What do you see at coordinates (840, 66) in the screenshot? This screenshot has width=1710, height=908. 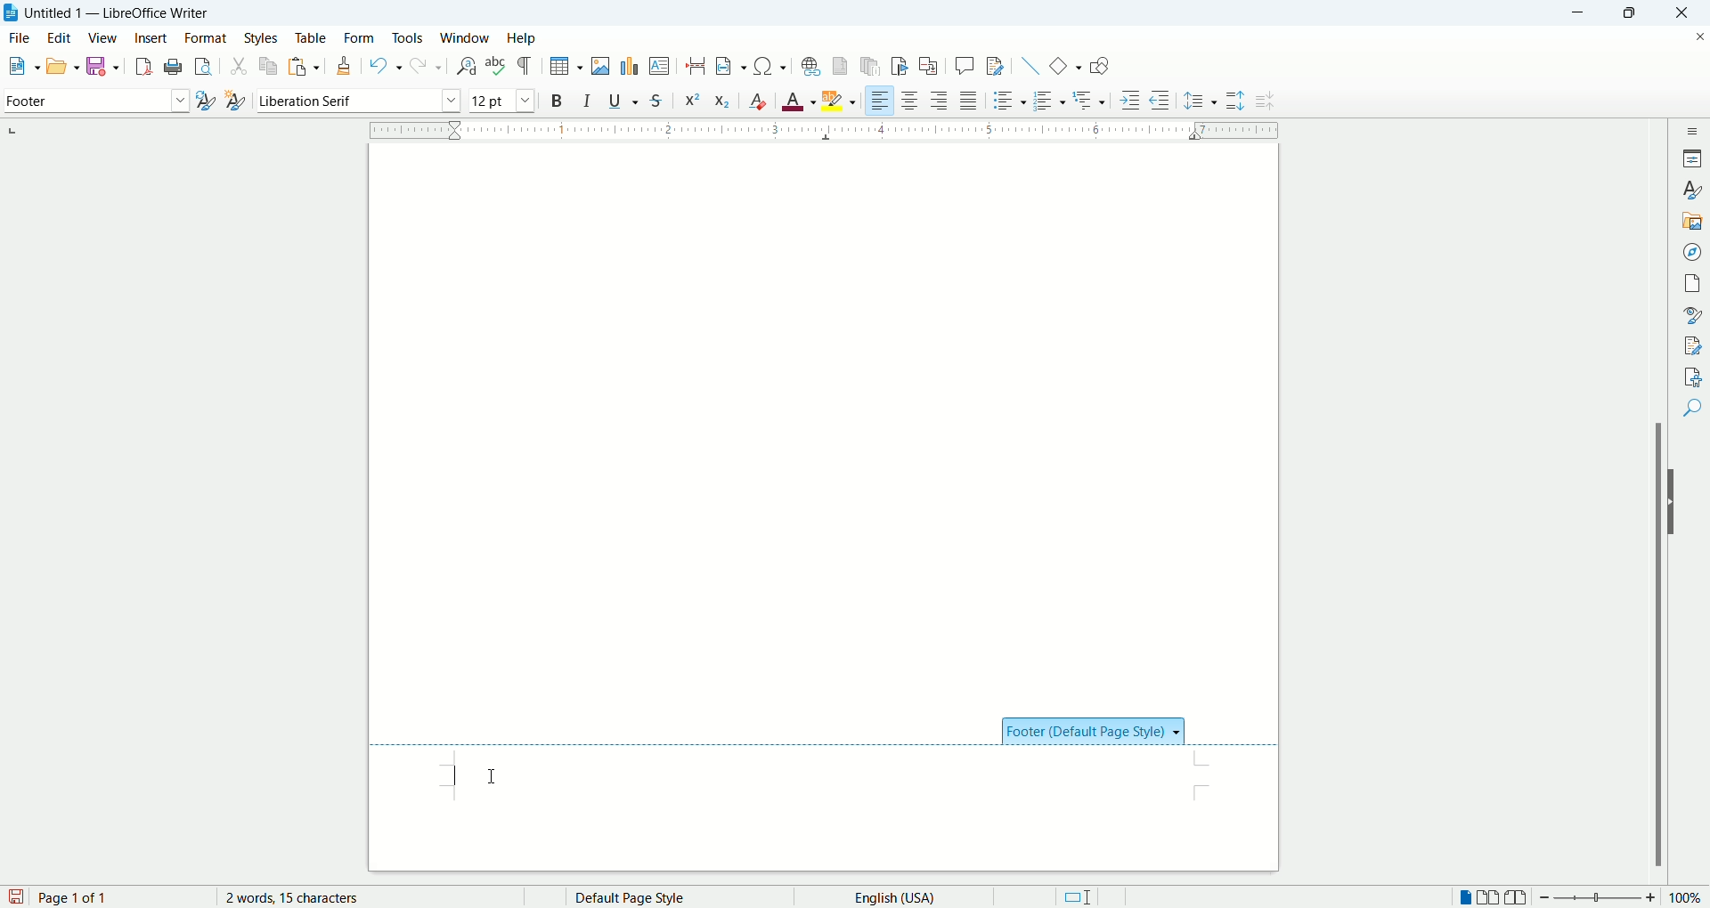 I see `insert footnote` at bounding box center [840, 66].